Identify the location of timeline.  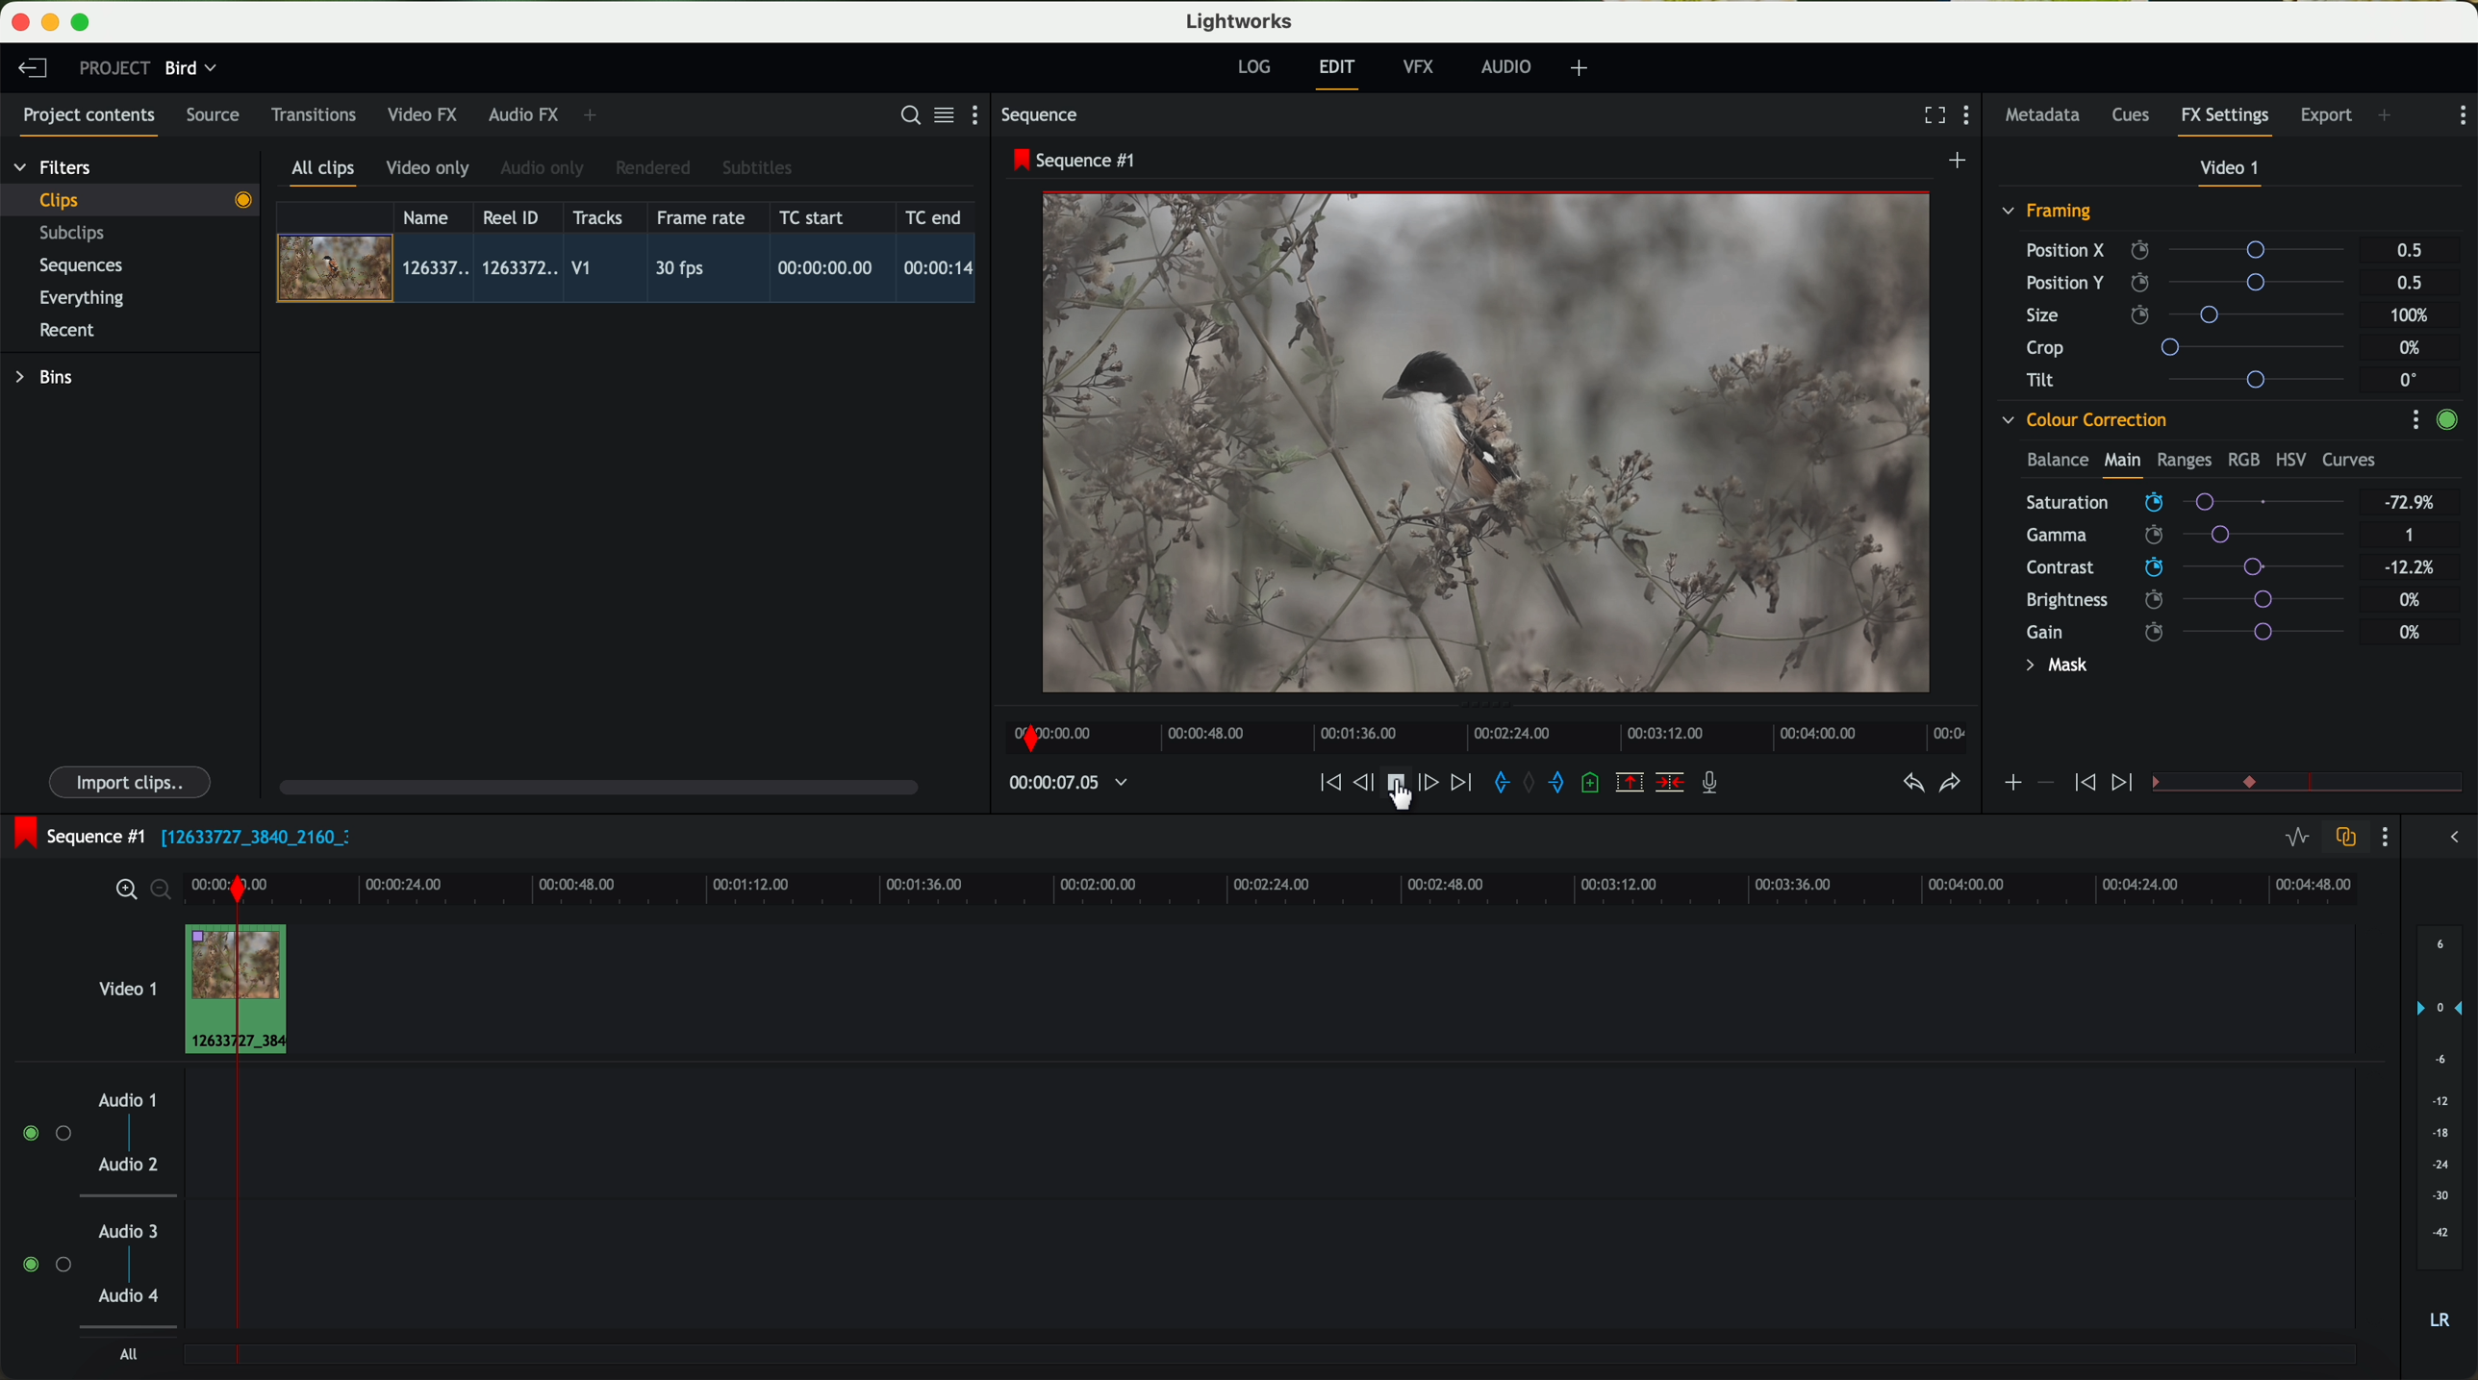
(1403, 883).